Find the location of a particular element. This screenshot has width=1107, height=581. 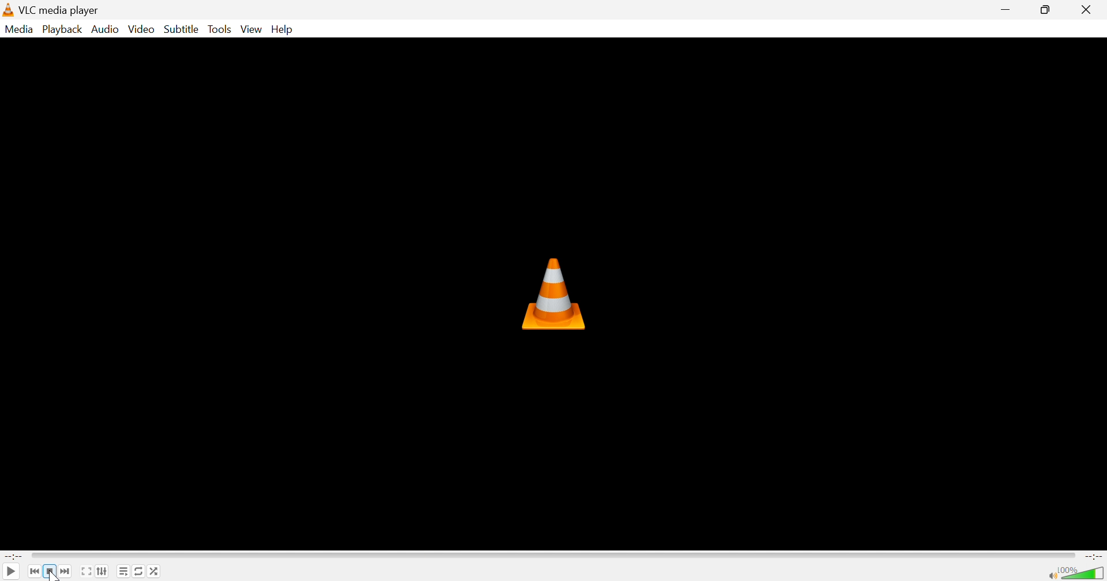

Video is located at coordinates (142, 29).